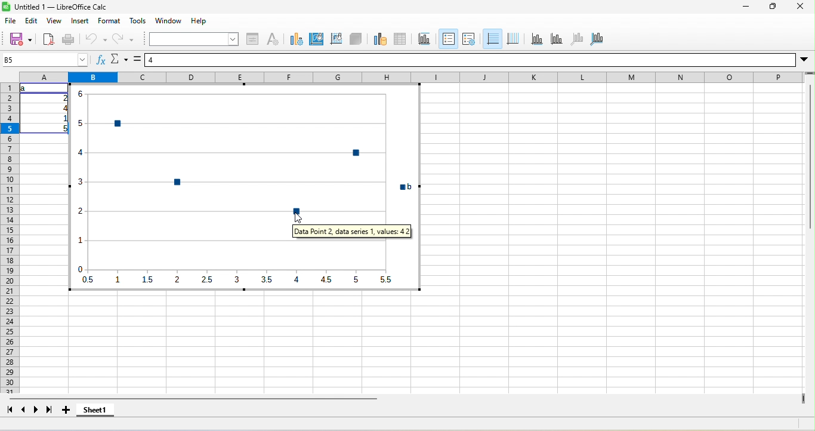  I want to click on previous sheet, so click(24, 410).